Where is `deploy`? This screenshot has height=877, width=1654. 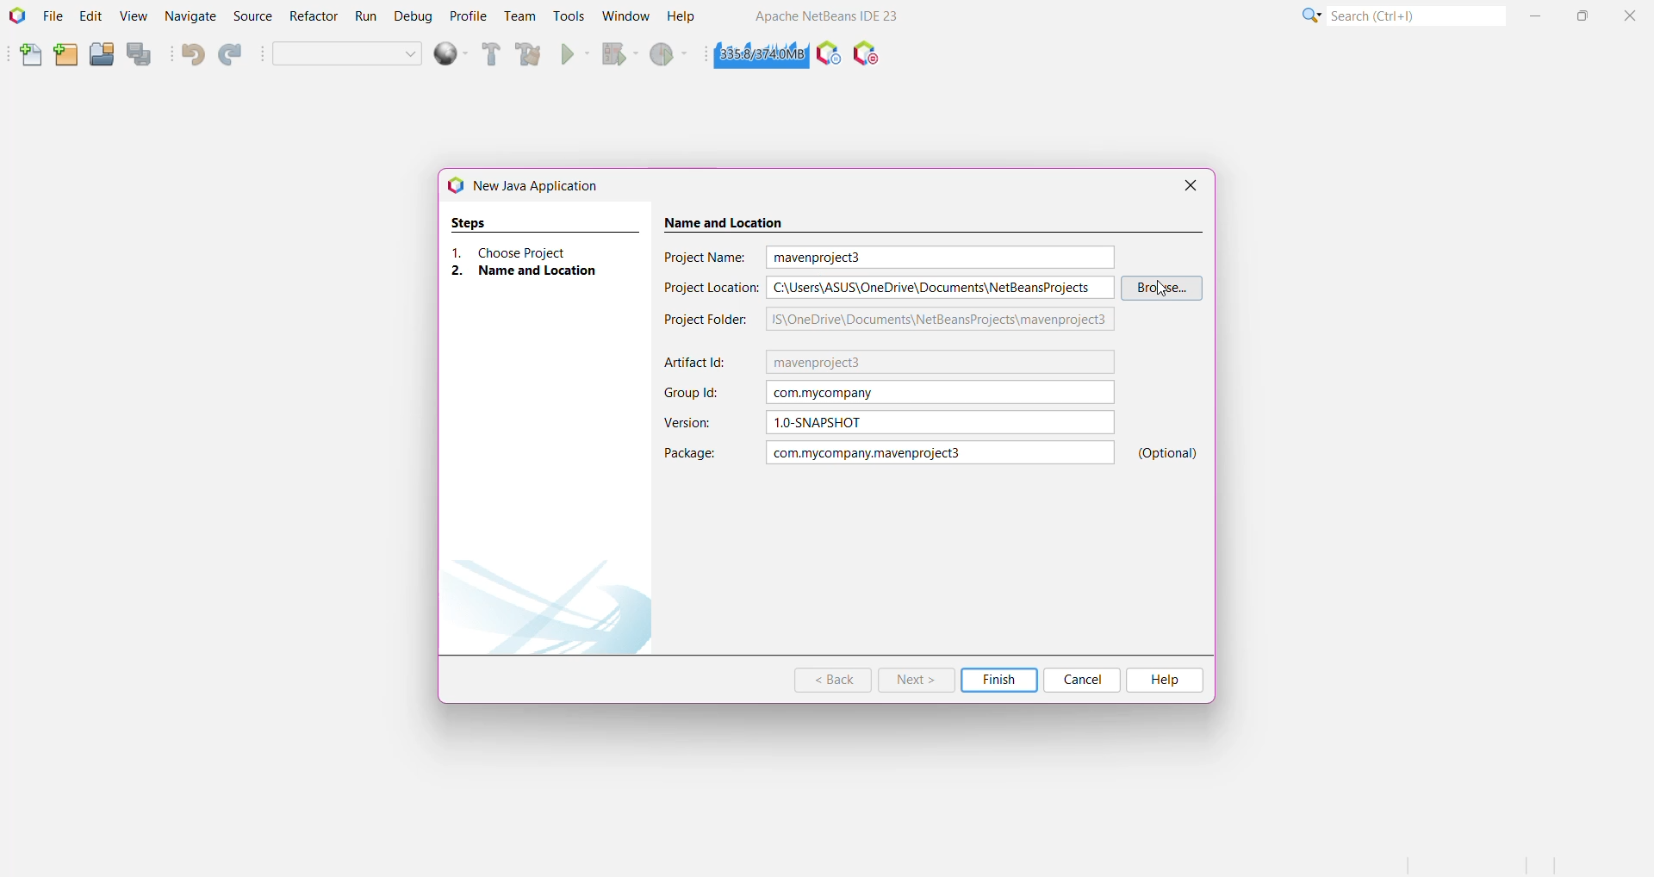 deploy is located at coordinates (445, 56).